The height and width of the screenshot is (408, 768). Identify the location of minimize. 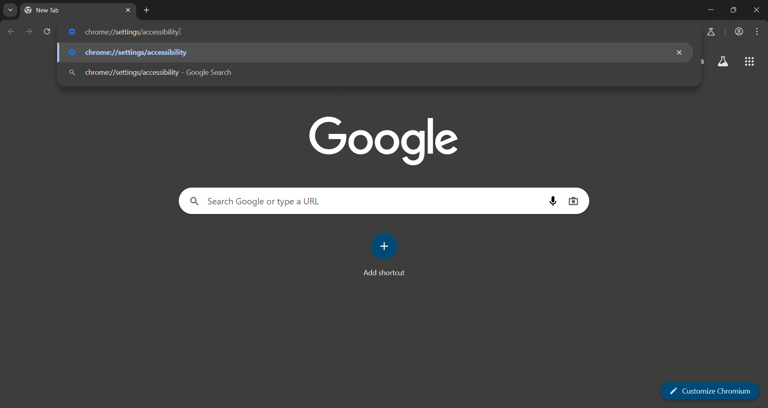
(709, 10).